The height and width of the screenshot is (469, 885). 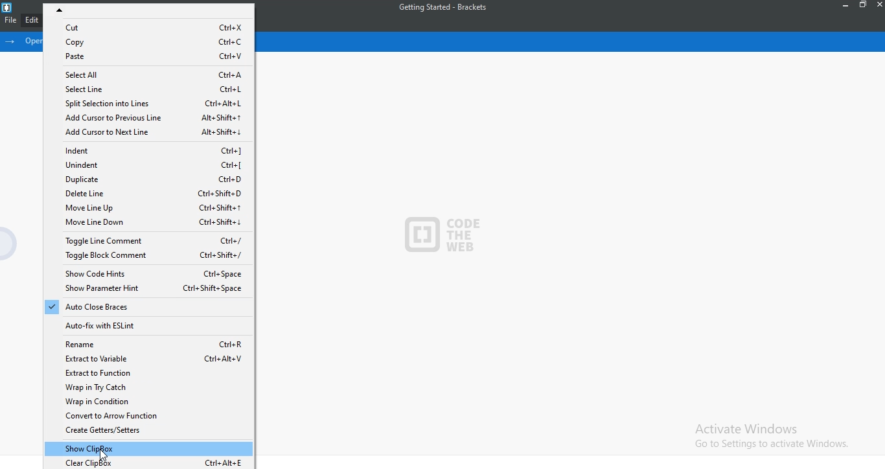 I want to click on Add cursor to previous line, so click(x=148, y=117).